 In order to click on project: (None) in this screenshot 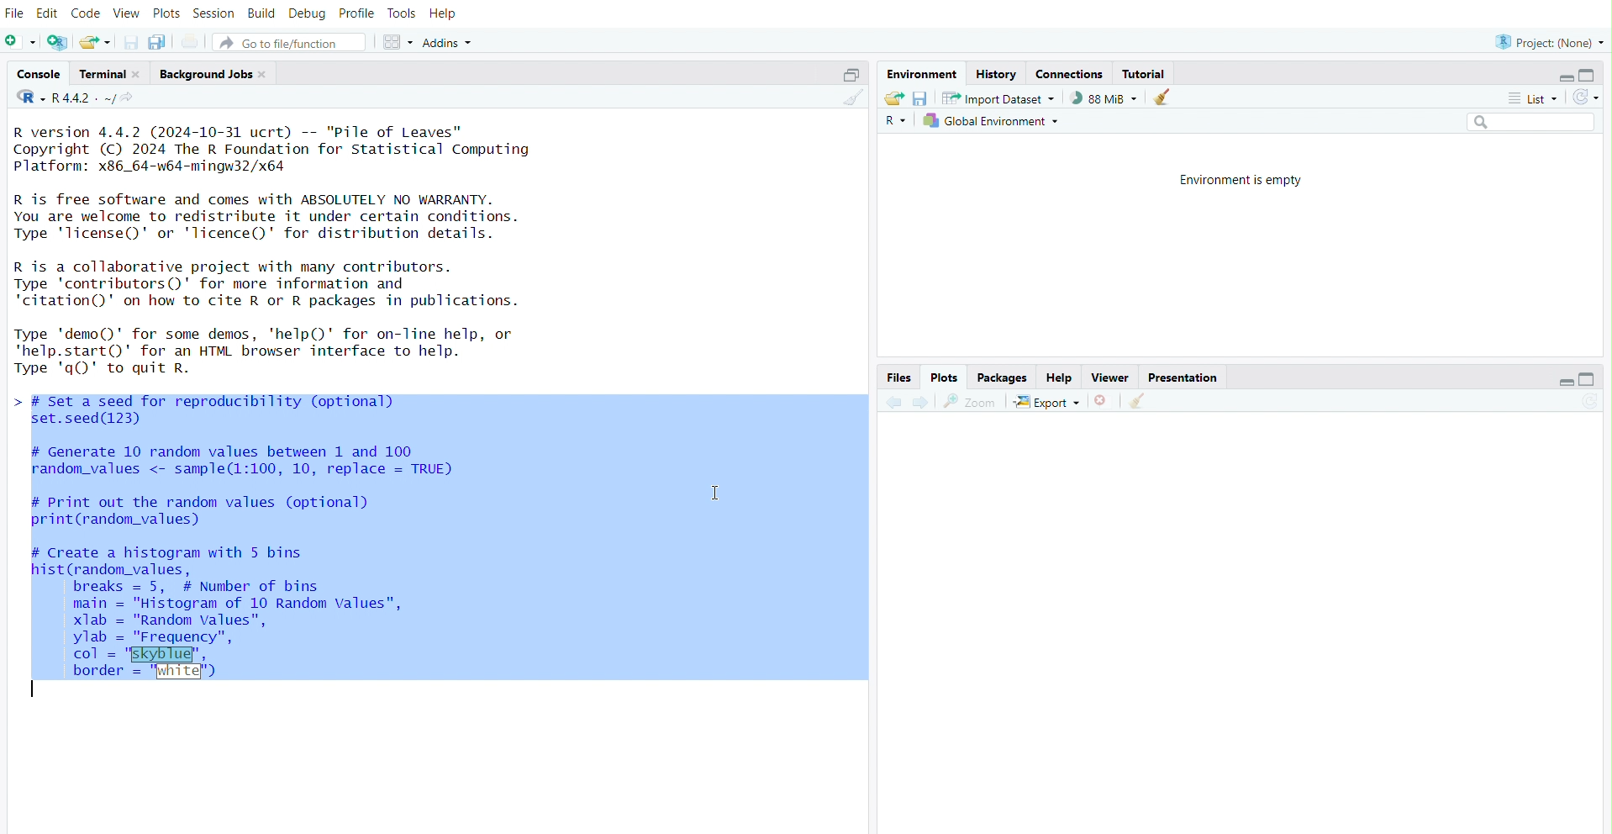, I will do `click(1546, 40)`.